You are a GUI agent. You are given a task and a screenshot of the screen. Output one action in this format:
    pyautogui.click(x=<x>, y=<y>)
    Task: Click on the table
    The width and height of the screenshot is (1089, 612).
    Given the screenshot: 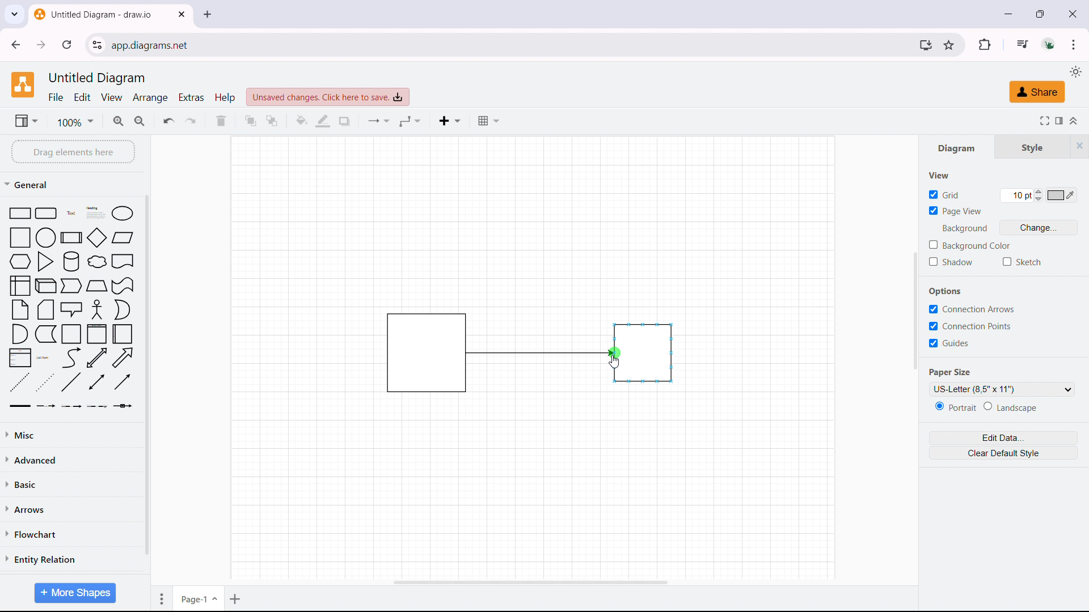 What is the action you would take?
    pyautogui.click(x=488, y=121)
    